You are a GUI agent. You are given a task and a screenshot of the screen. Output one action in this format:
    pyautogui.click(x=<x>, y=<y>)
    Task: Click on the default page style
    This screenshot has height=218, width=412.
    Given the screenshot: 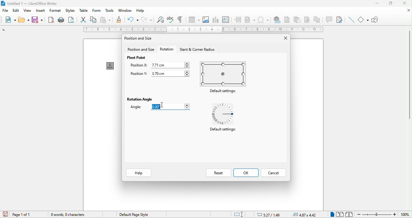 What is the action you would take?
    pyautogui.click(x=132, y=215)
    